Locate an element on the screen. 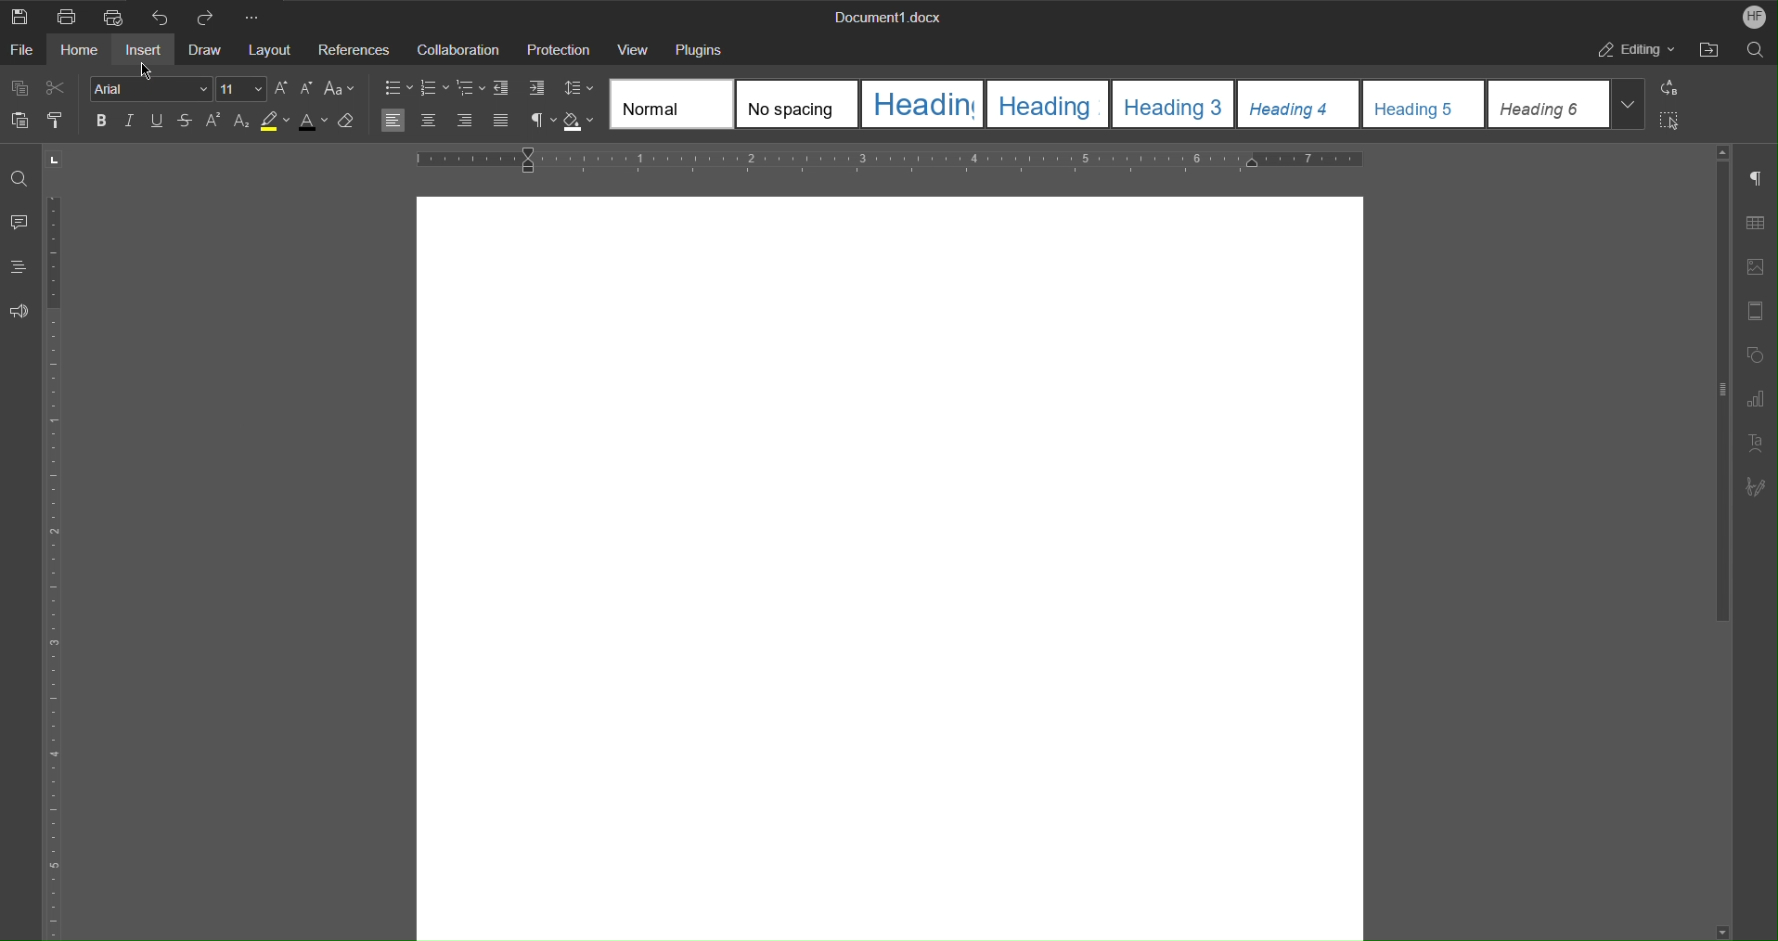  Plugins is located at coordinates (701, 47).